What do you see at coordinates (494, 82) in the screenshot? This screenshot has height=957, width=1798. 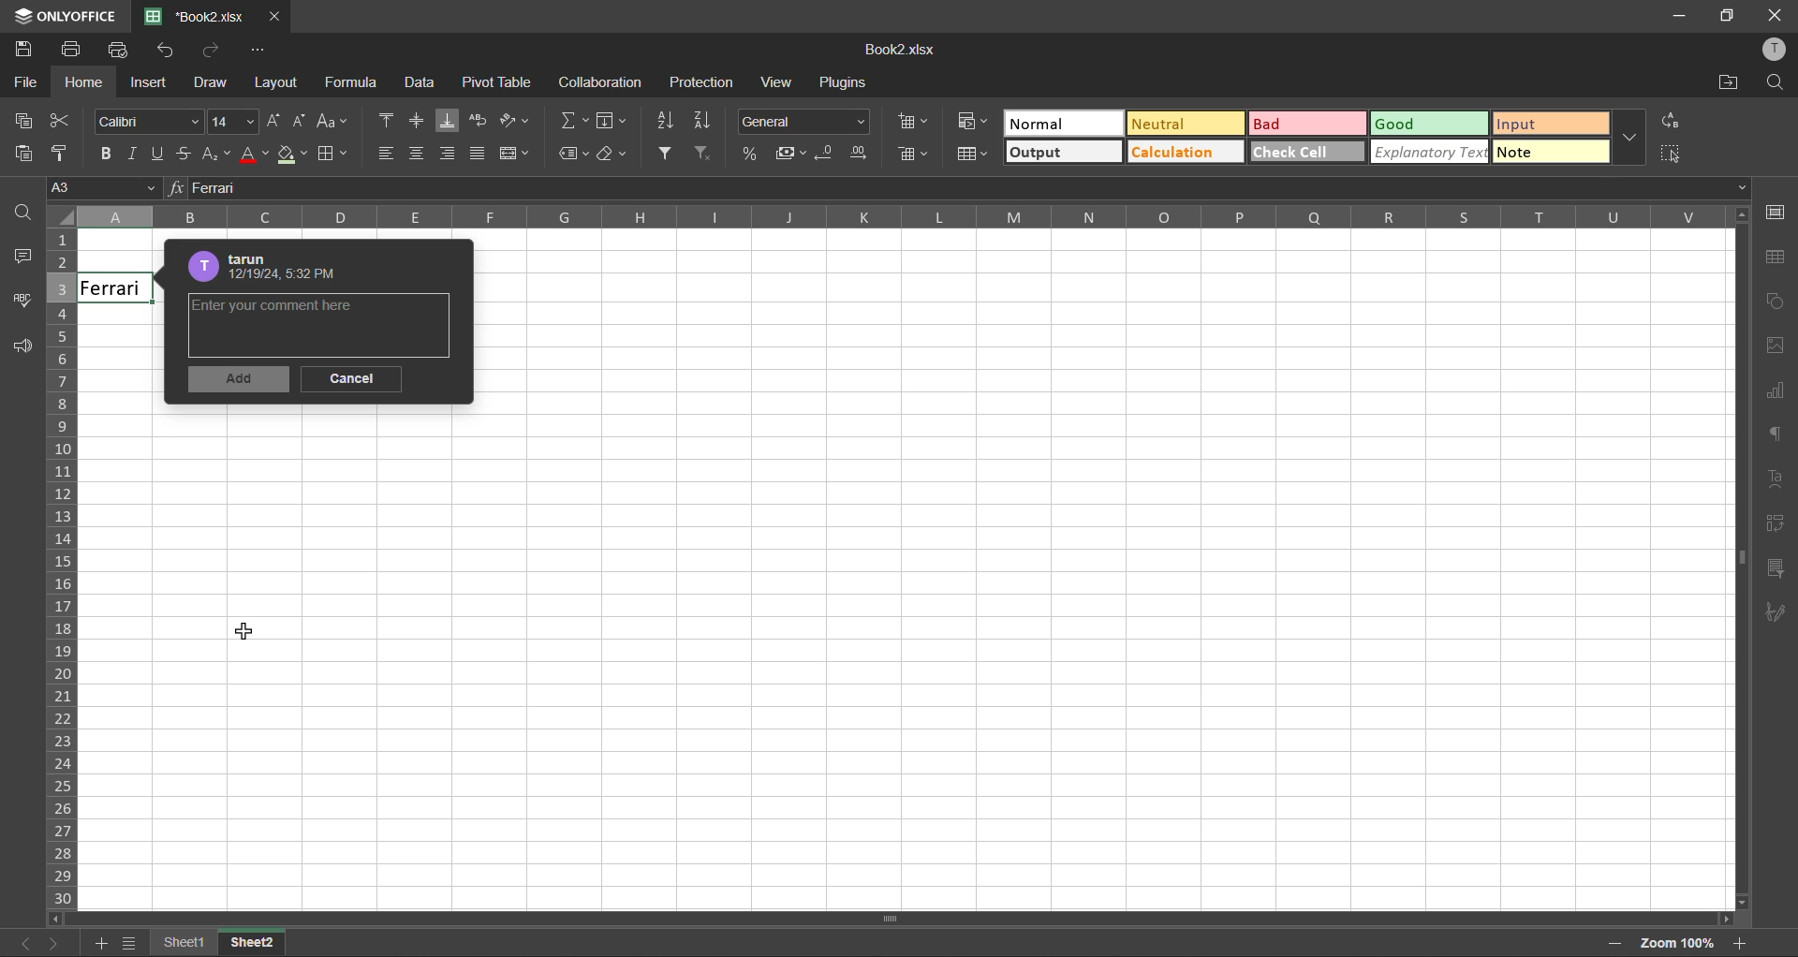 I see `pivot table` at bounding box center [494, 82].